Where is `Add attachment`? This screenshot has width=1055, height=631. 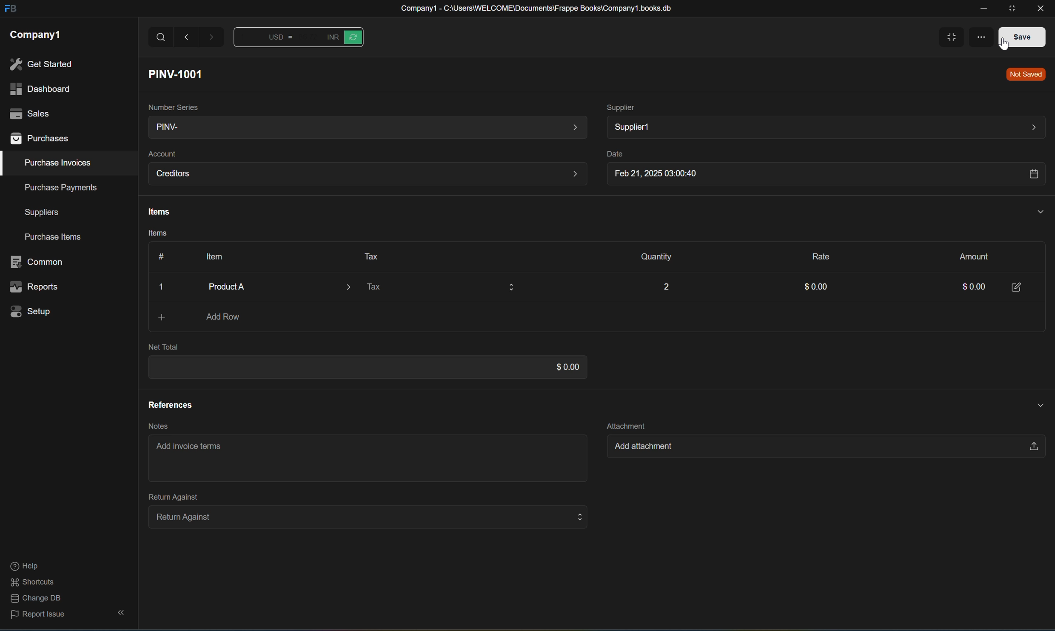 Add attachment is located at coordinates (820, 448).